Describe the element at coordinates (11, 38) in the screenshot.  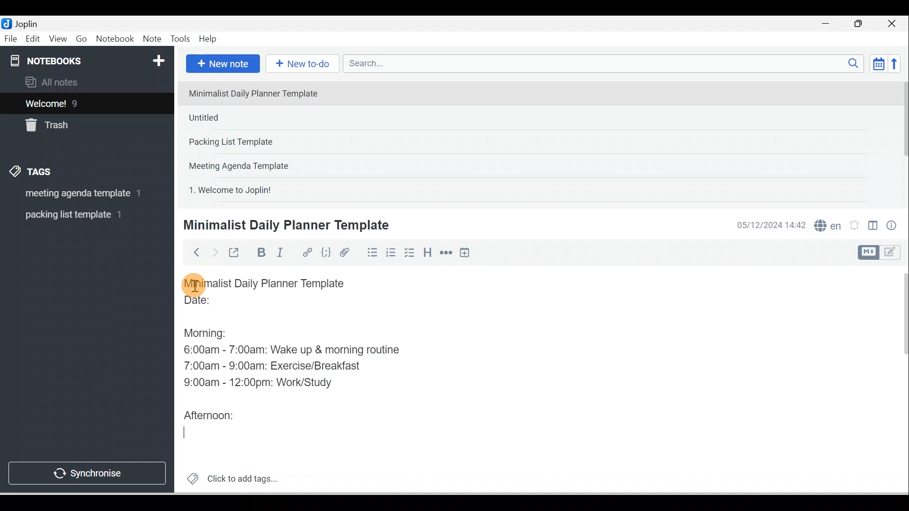
I see `File` at that location.